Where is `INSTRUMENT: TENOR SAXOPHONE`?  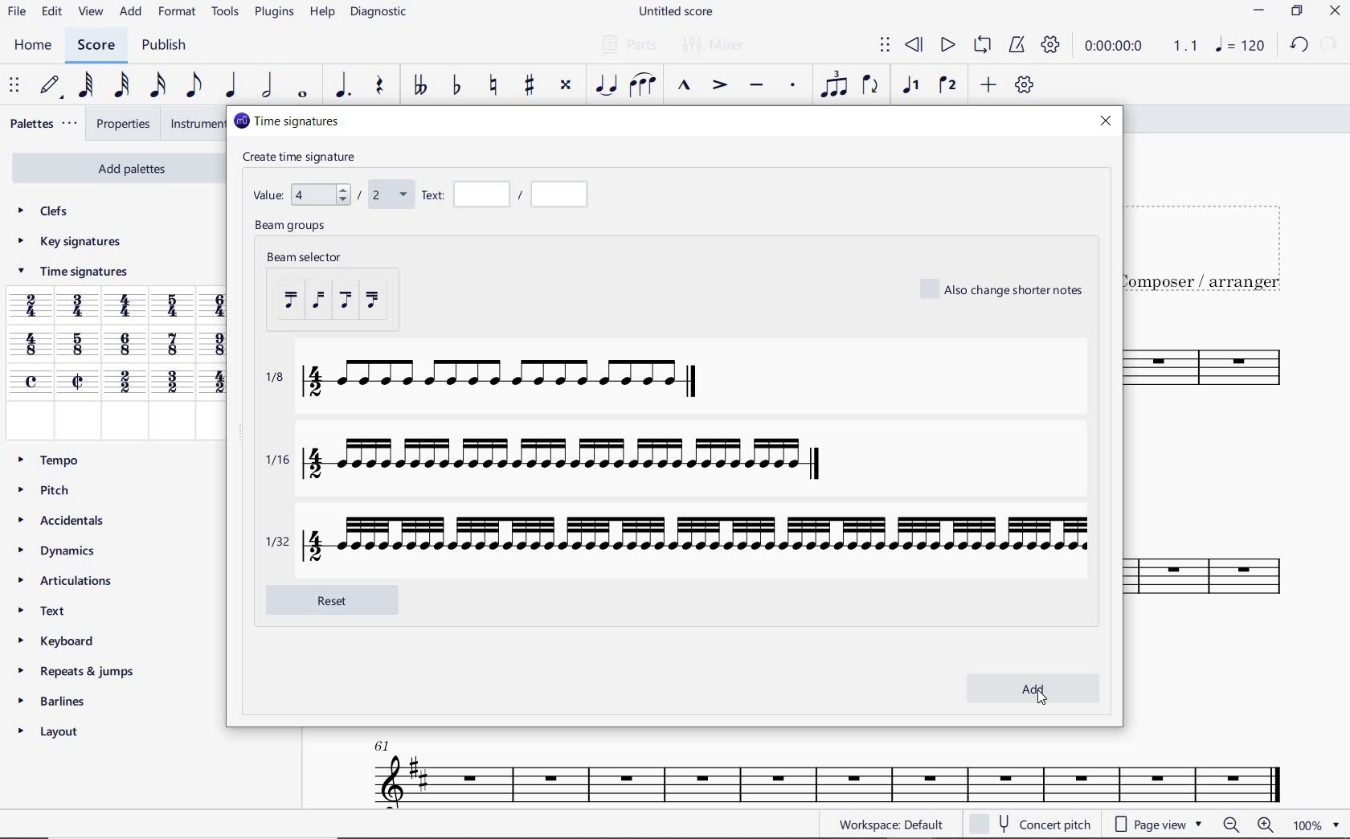
INSTRUMENT: TENOR SAXOPHONE is located at coordinates (1213, 485).